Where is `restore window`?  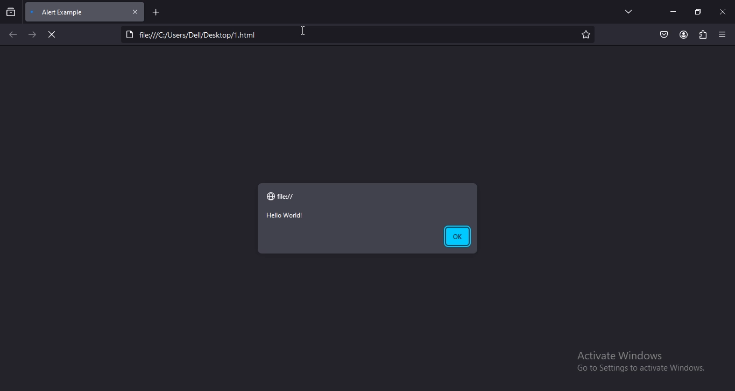 restore window is located at coordinates (698, 12).